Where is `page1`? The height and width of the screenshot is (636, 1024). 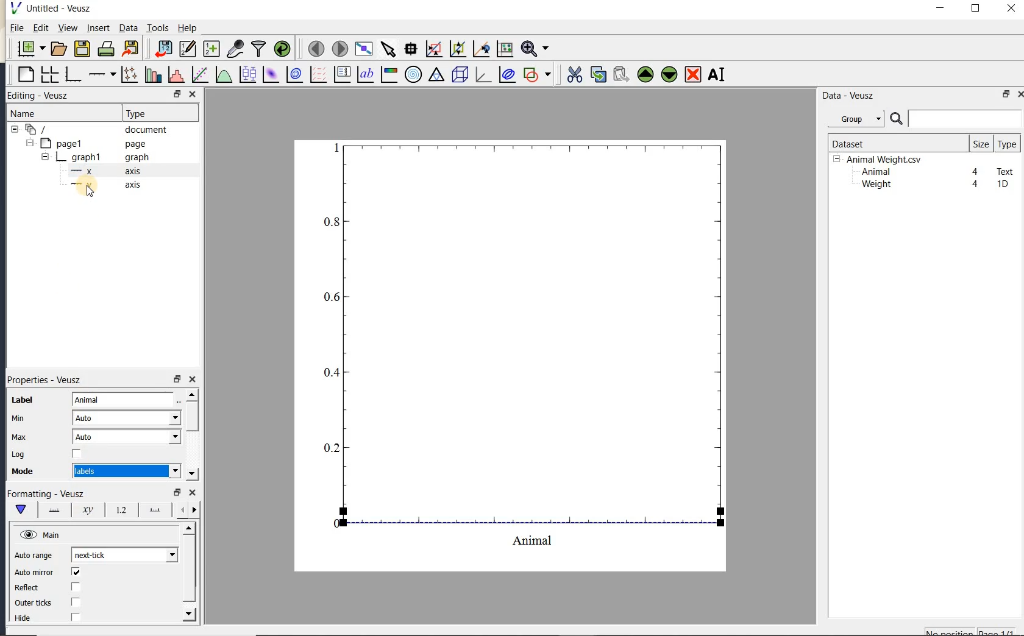
page1 is located at coordinates (87, 144).